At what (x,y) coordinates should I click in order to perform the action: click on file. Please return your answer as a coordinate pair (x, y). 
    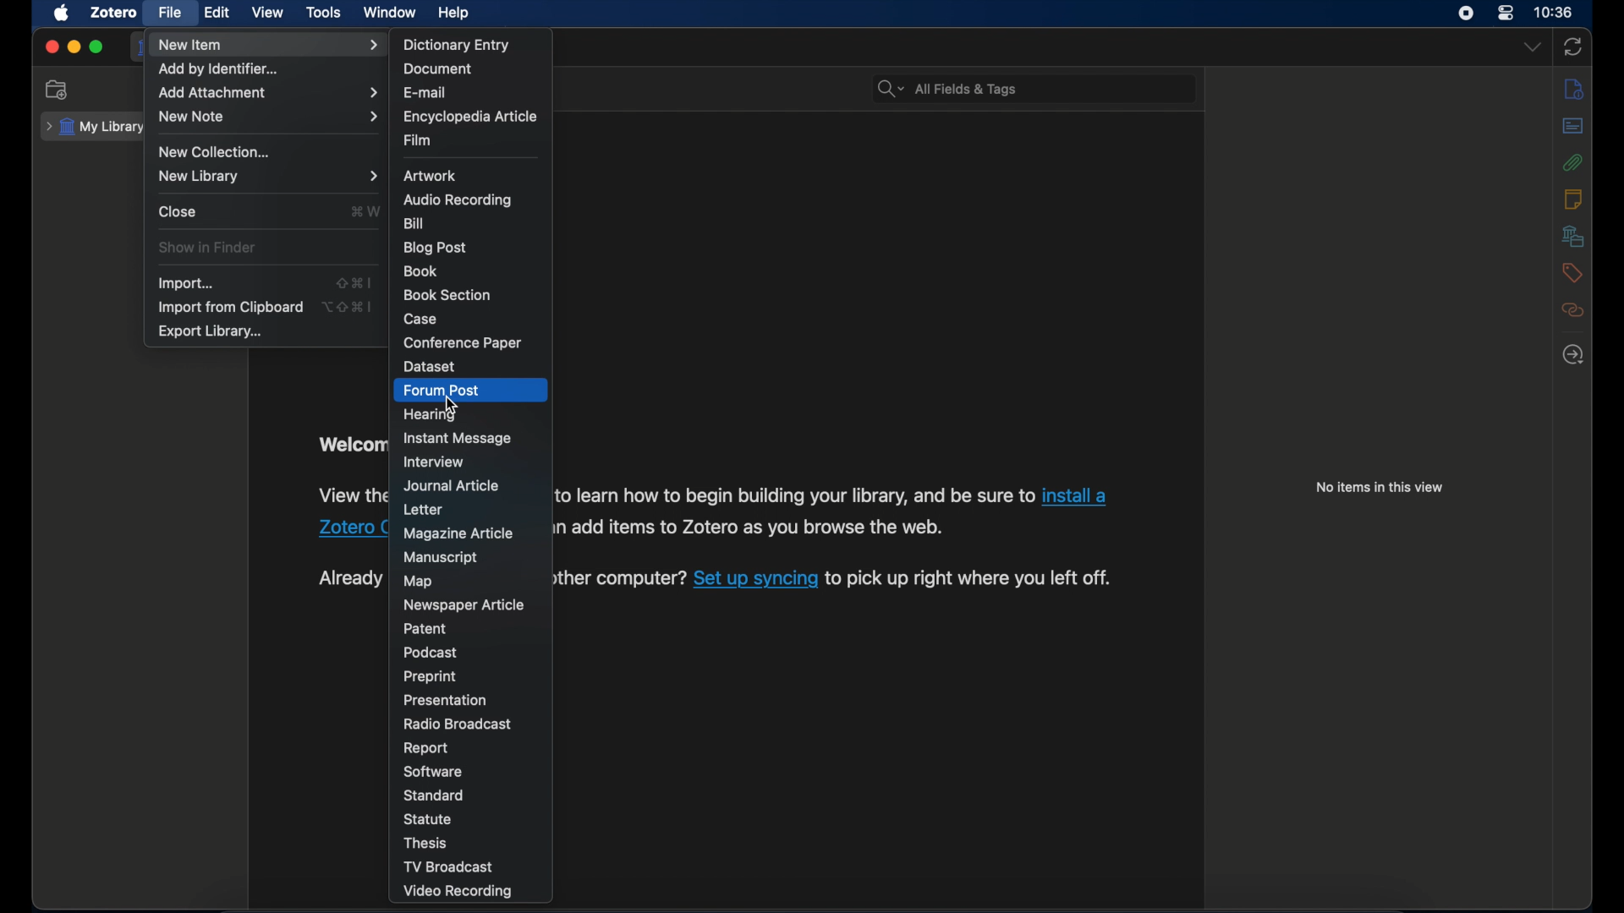
    Looking at the image, I should click on (171, 13).